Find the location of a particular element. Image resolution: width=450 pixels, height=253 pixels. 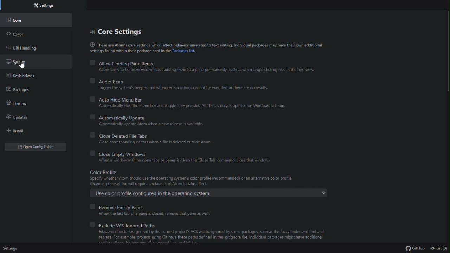

Automatically hide menu bar is located at coordinates (199, 98).